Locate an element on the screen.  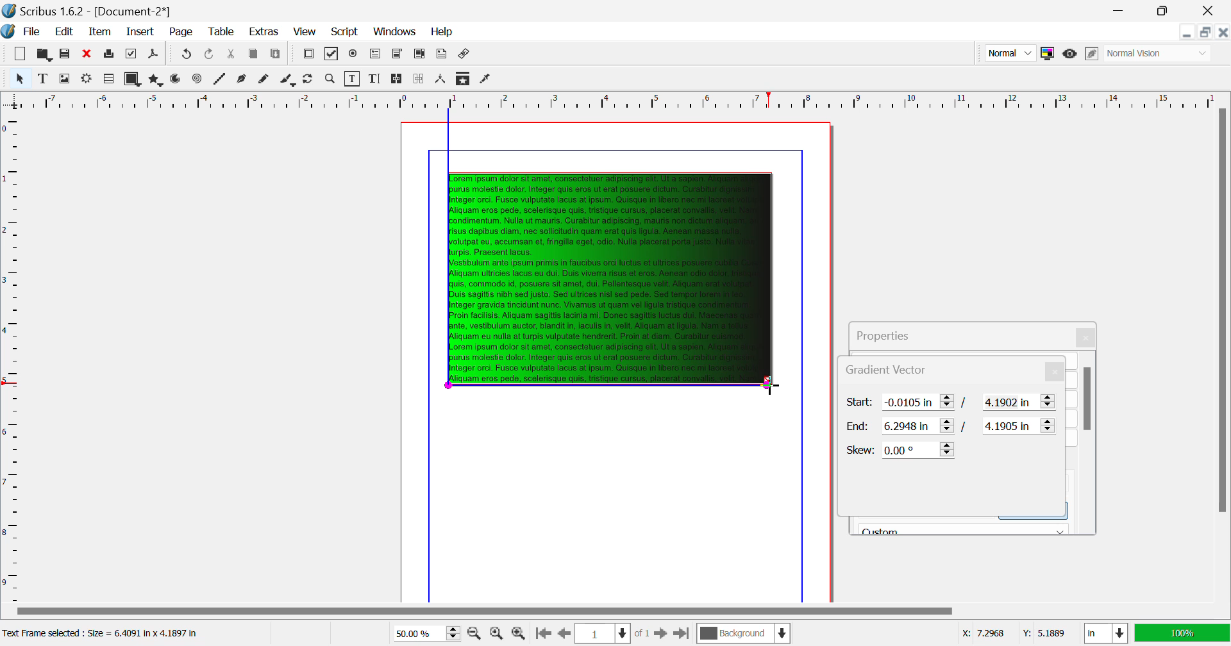
Pdf List Box is located at coordinates (419, 55).